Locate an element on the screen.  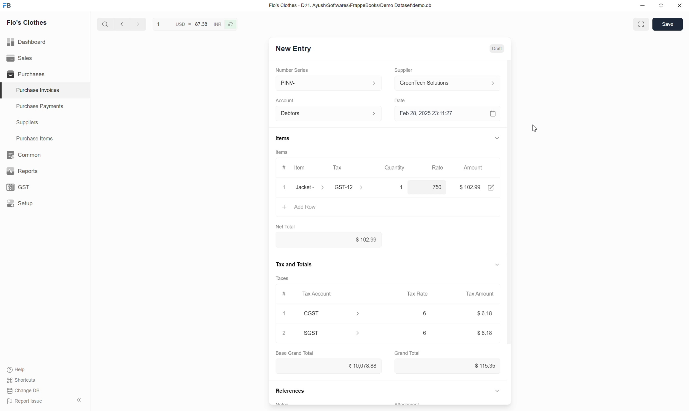
Change dimension is located at coordinates (661, 6).